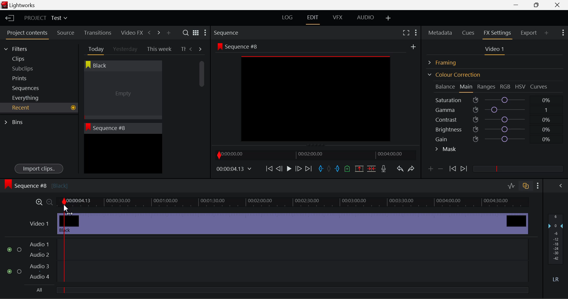 This screenshot has height=299, width=568. What do you see at coordinates (388, 18) in the screenshot?
I see `Add Layout` at bounding box center [388, 18].